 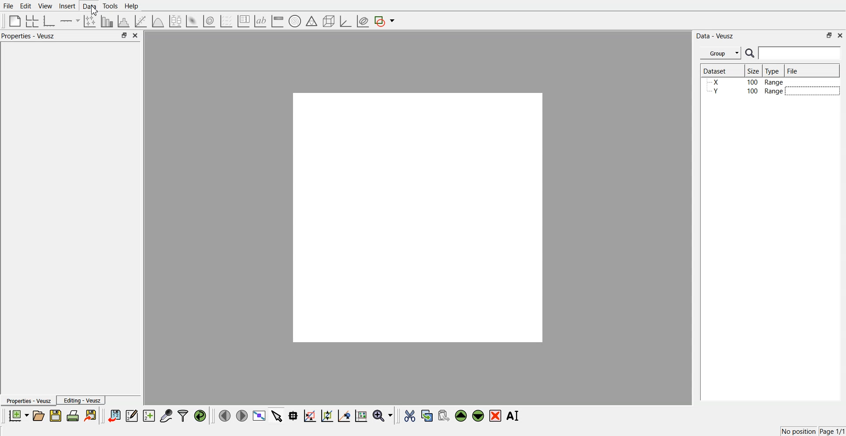 What do you see at coordinates (794, 70) in the screenshot?
I see `File` at bounding box center [794, 70].